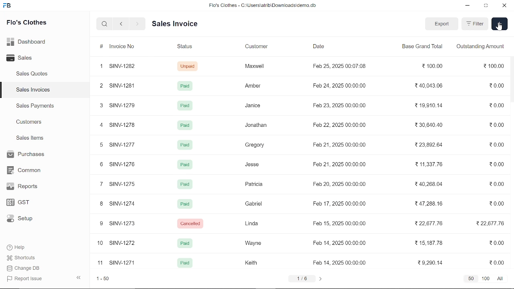 The width and height of the screenshot is (514, 289). I want to click on Customers., so click(29, 122).